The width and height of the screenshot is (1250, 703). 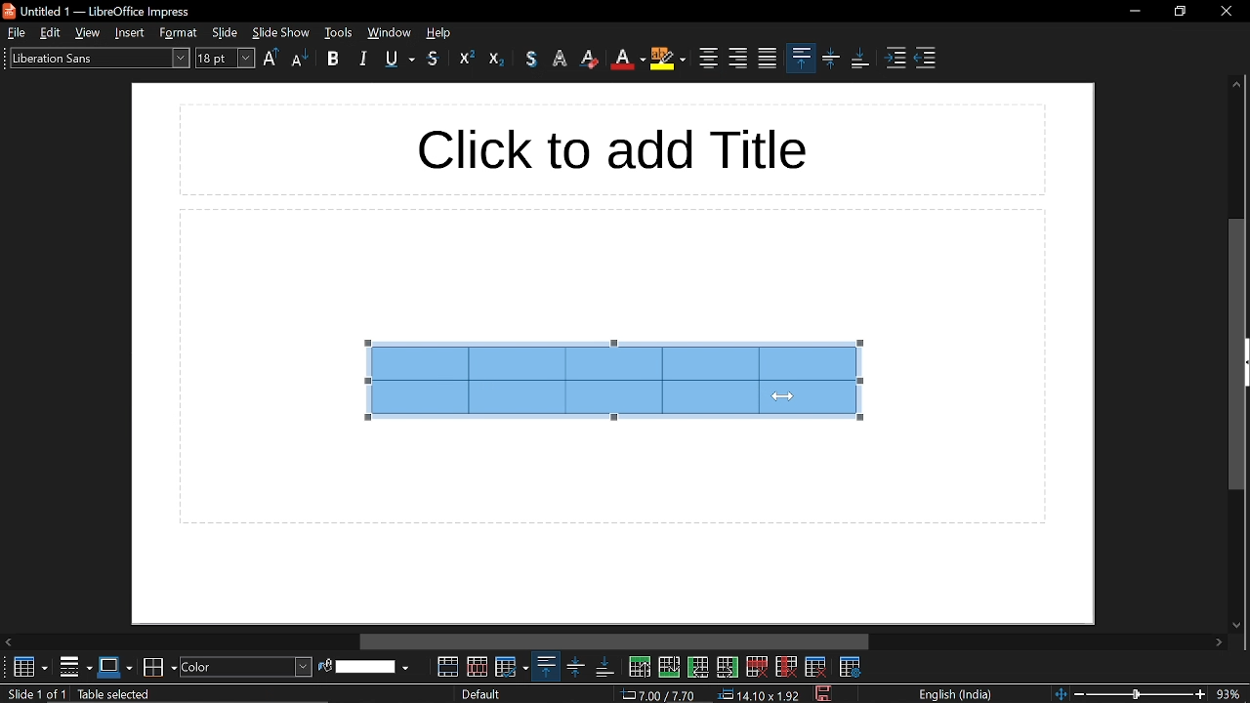 What do you see at coordinates (178, 33) in the screenshot?
I see `style` at bounding box center [178, 33].